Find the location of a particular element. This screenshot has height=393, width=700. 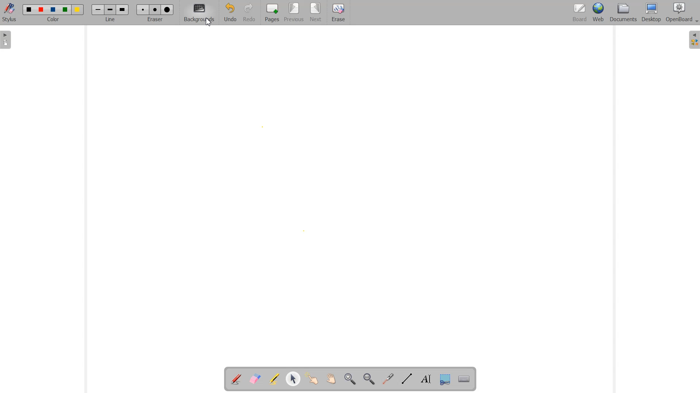

Undo is located at coordinates (230, 13).